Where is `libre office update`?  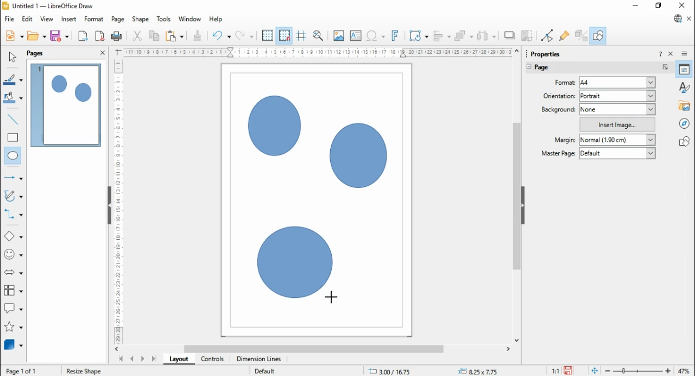
libre office update is located at coordinates (677, 18).